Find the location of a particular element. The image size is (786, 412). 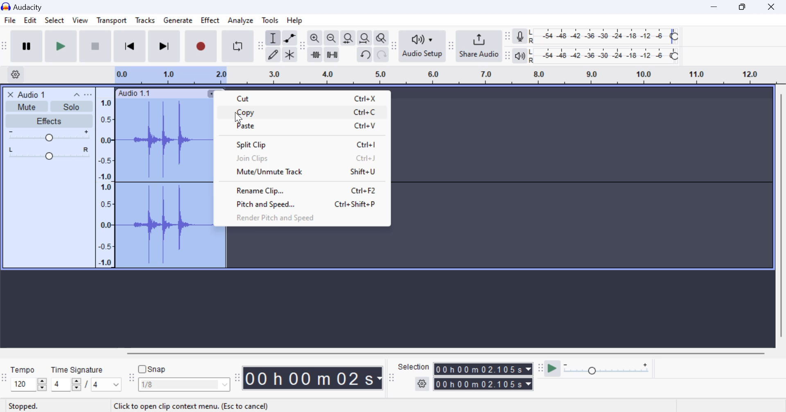

increase or decrease tempo is located at coordinates (28, 384).